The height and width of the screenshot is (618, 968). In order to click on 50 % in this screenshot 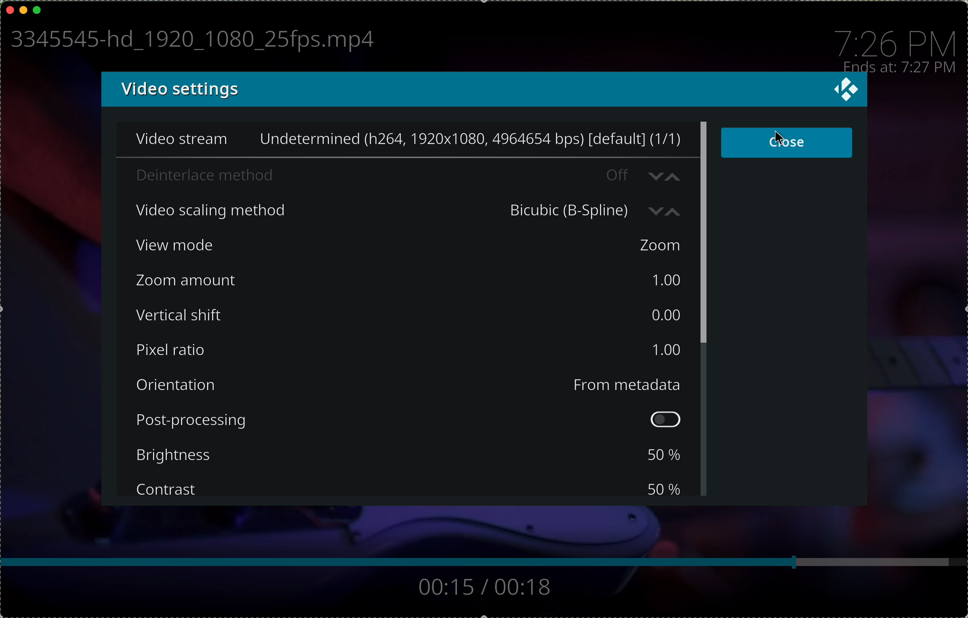, I will do `click(661, 486)`.